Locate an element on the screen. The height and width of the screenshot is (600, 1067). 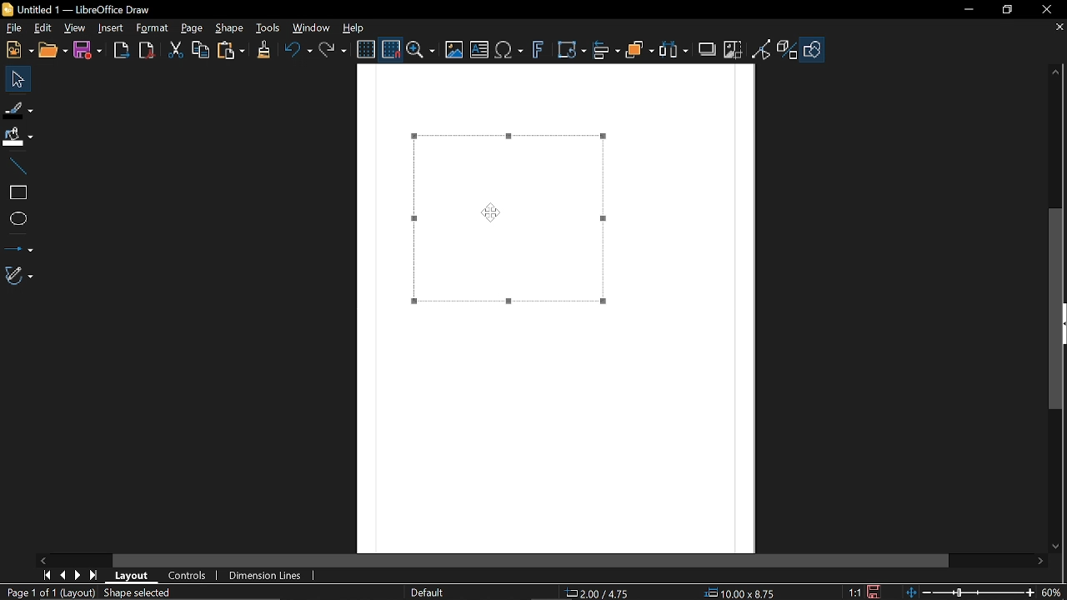
Insert fontwork is located at coordinates (539, 51).